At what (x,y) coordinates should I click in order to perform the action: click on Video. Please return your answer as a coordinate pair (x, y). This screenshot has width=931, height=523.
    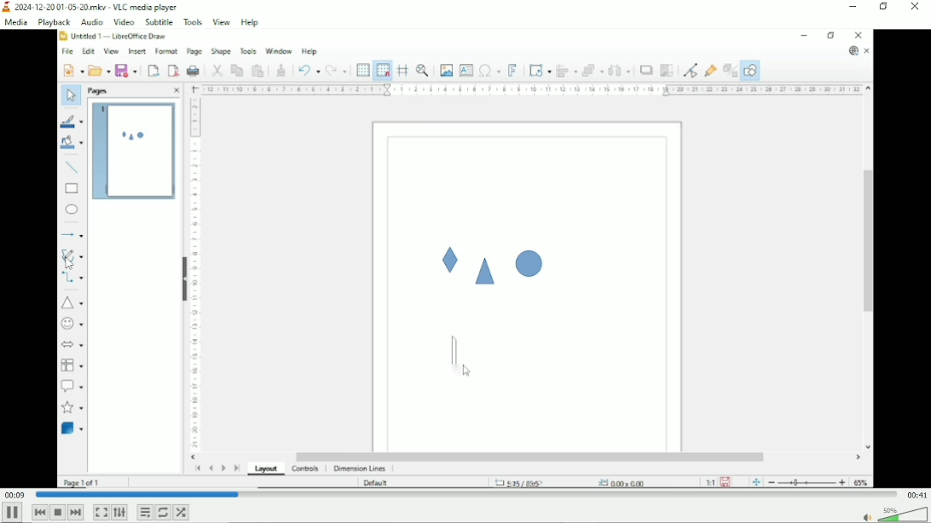
    Looking at the image, I should click on (123, 22).